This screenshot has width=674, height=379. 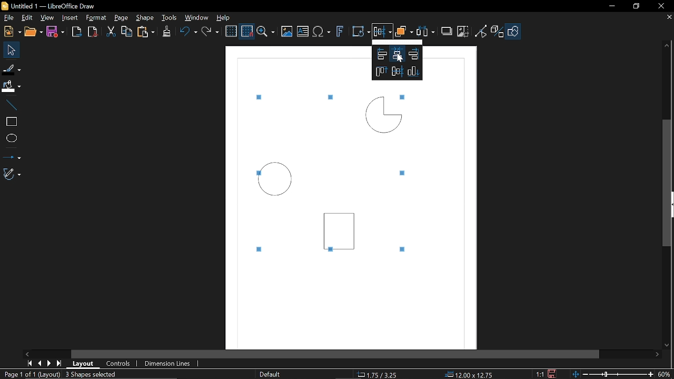 I want to click on 1:1 (Scaling factor), so click(x=539, y=373).